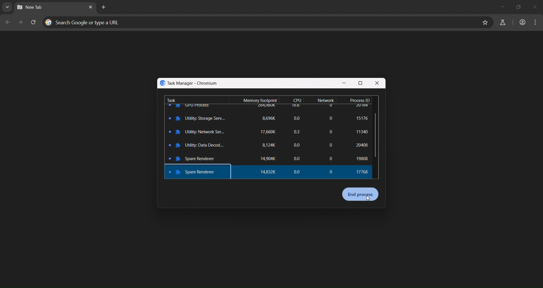 Image resolution: width=543 pixels, height=288 pixels. Describe the element at coordinates (172, 99) in the screenshot. I see `Task` at that location.